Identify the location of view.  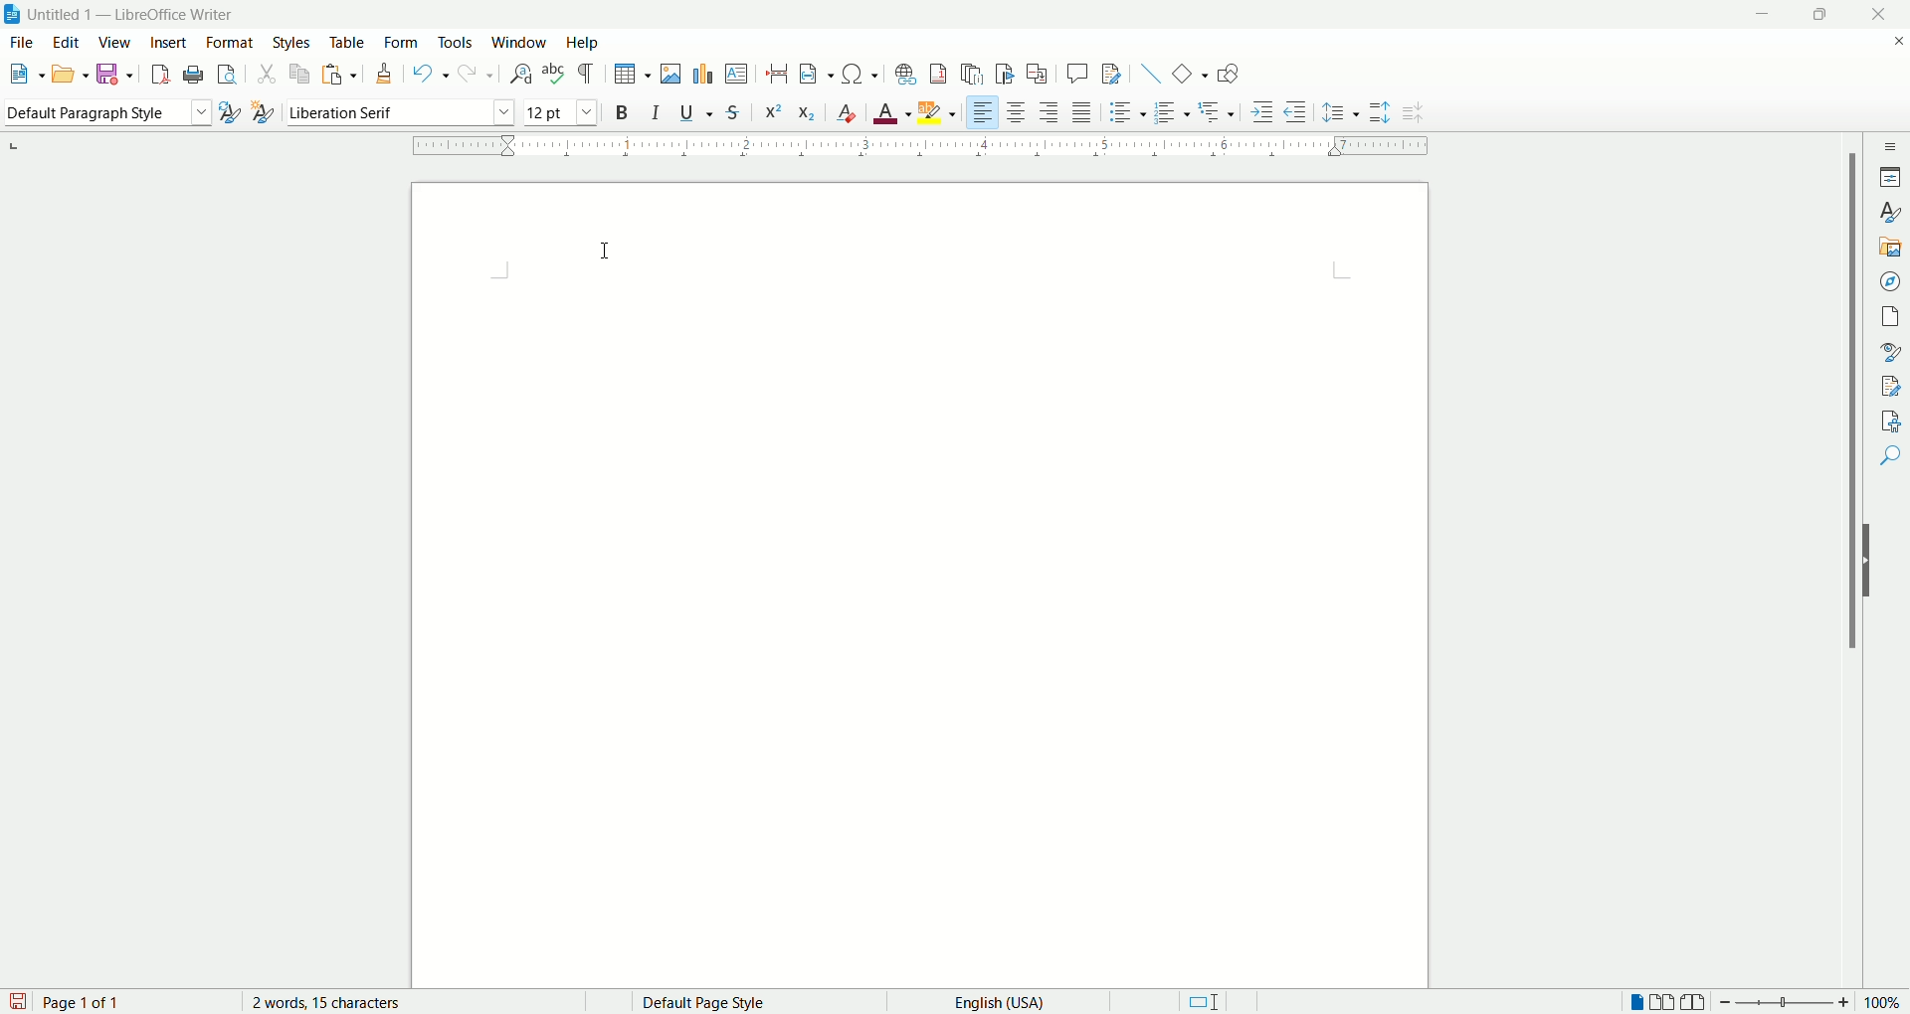
(116, 43).